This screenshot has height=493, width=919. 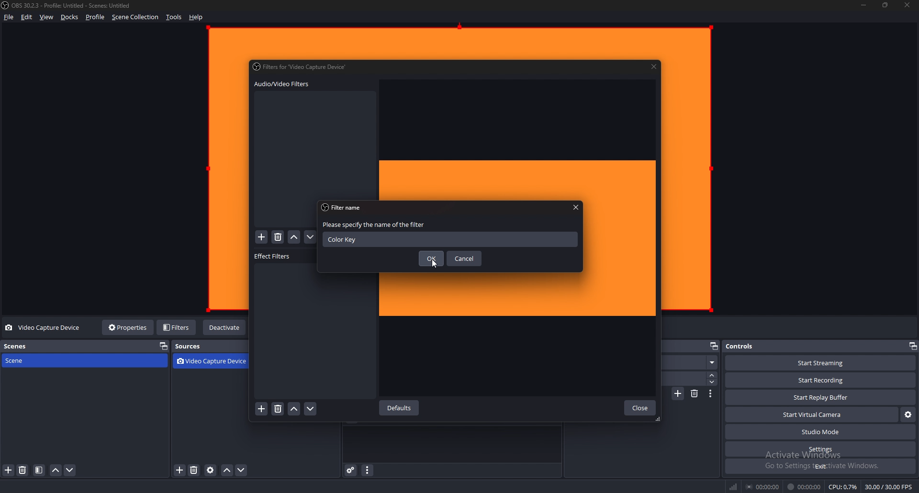 What do you see at coordinates (746, 346) in the screenshot?
I see `controls` at bounding box center [746, 346].